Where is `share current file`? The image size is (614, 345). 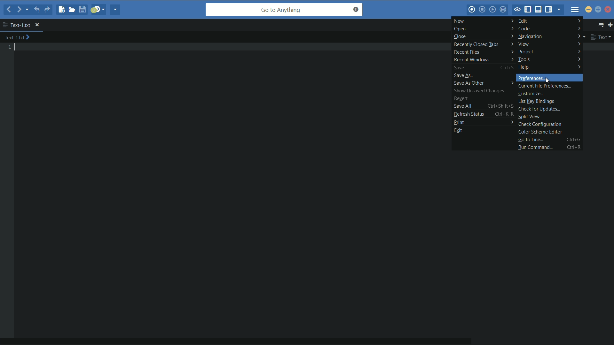
share current file is located at coordinates (116, 10).